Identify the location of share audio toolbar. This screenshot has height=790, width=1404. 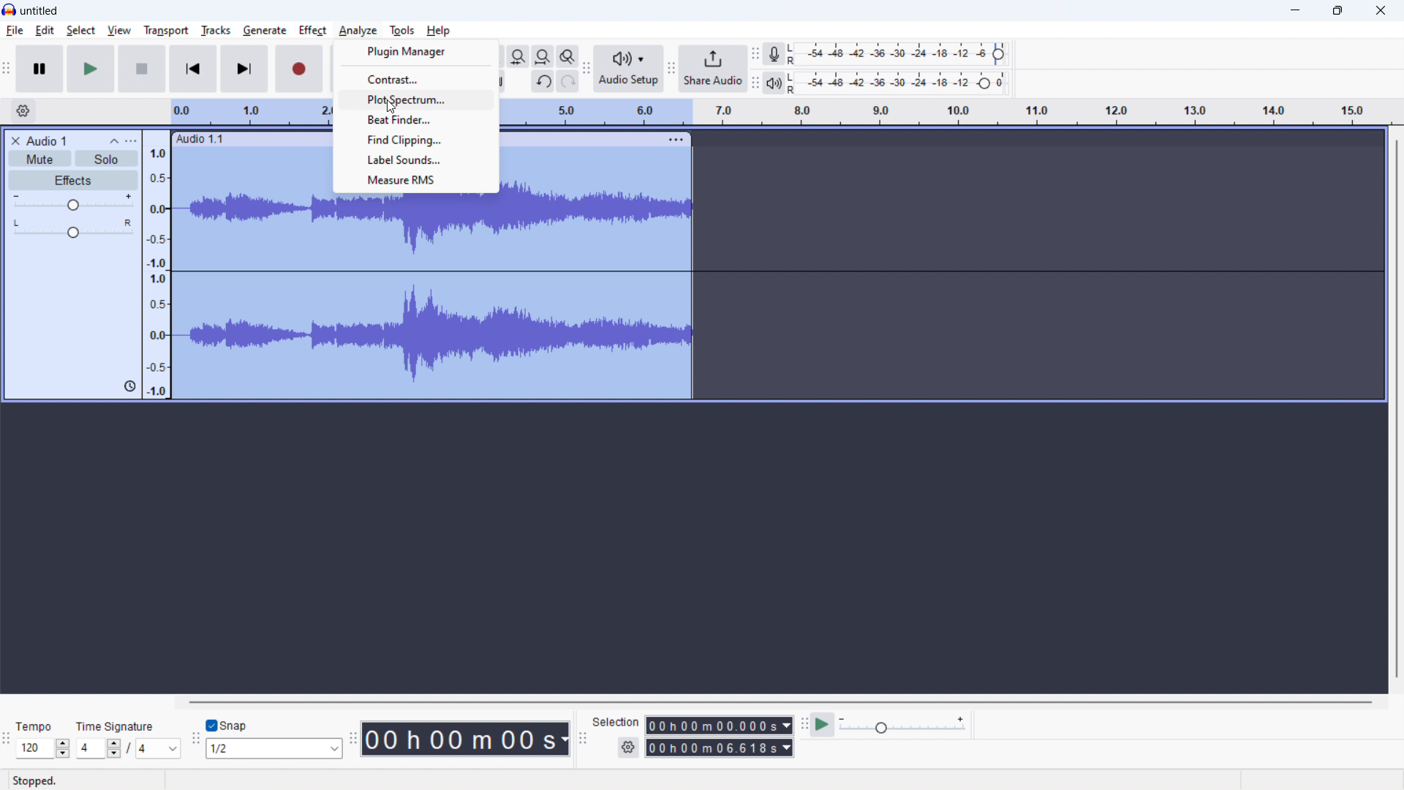
(671, 70).